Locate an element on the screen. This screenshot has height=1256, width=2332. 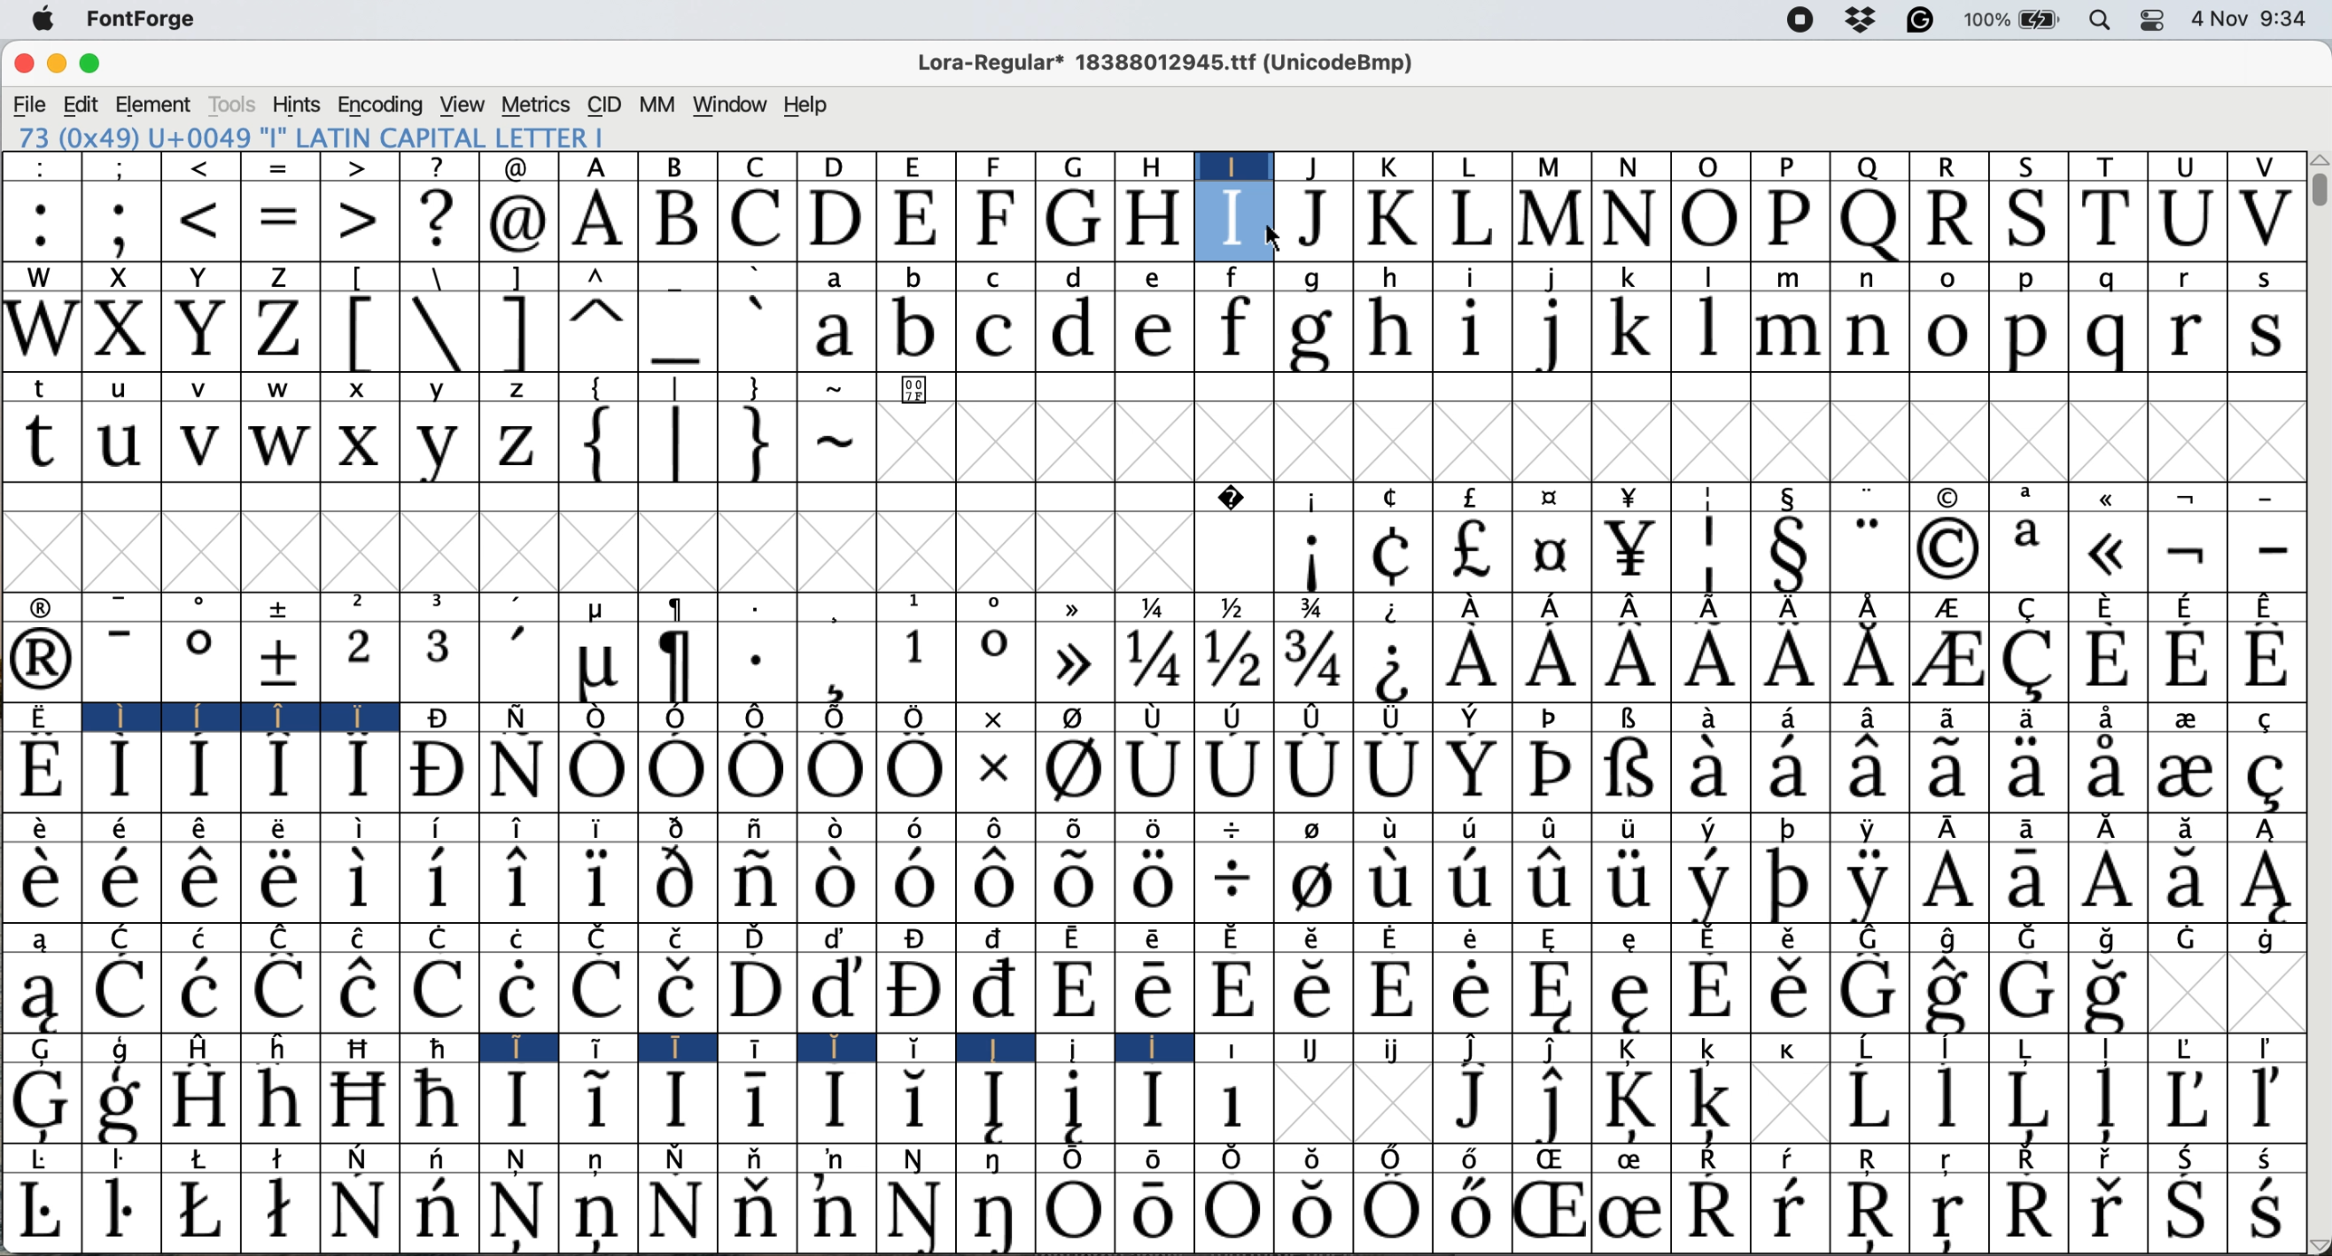
} is located at coordinates (754, 442).